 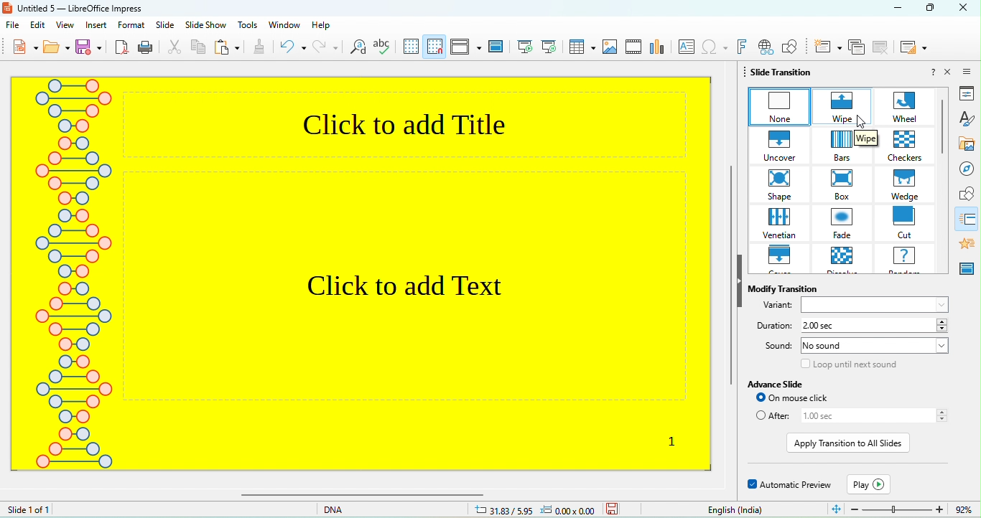 I want to click on 0.00x0.00, so click(x=572, y=509).